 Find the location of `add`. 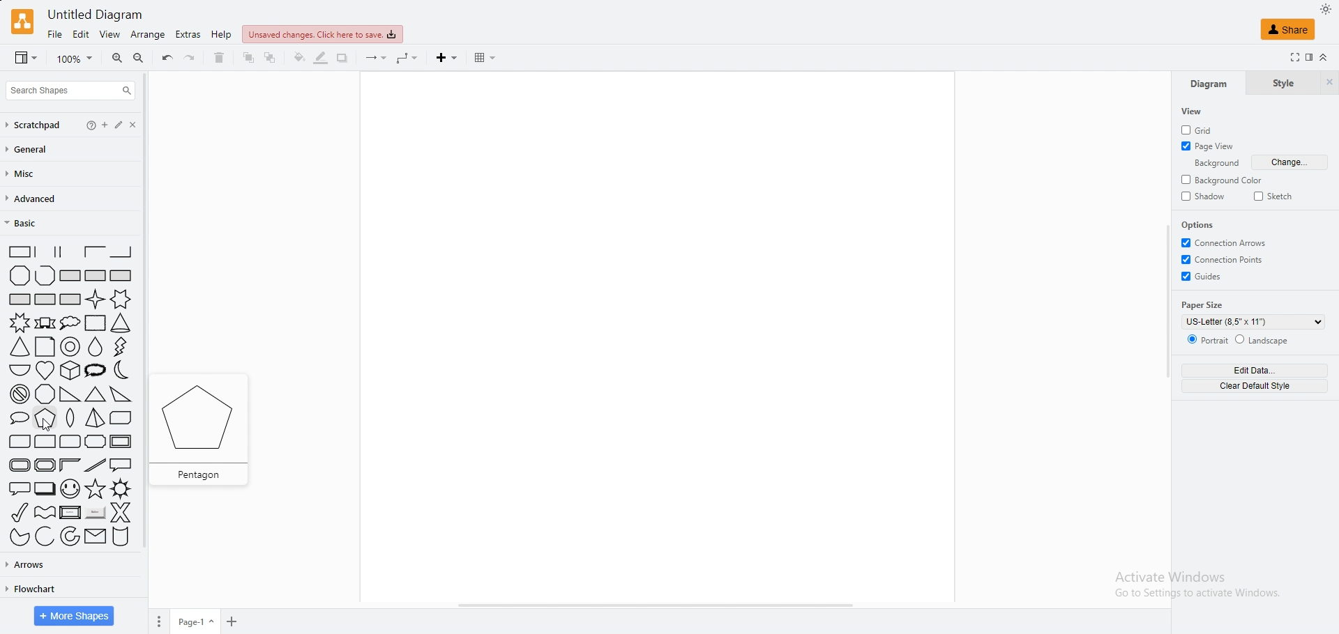

add is located at coordinates (234, 623).